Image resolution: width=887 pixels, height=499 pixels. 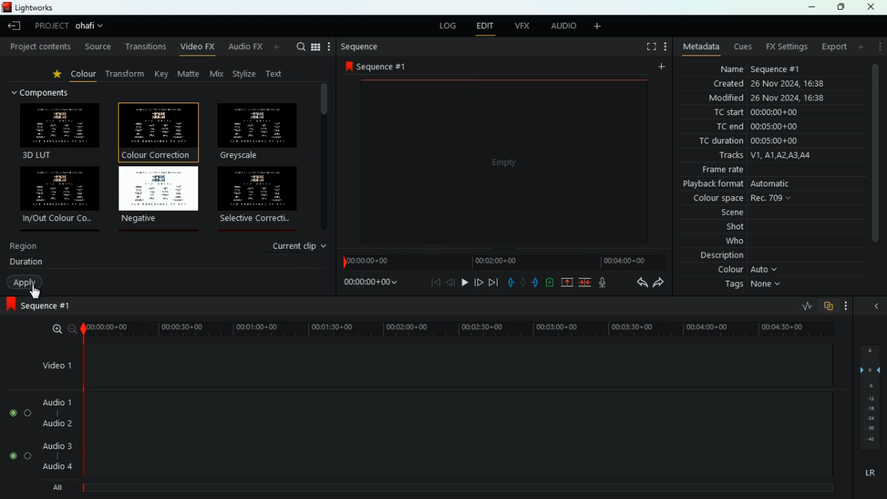 I want to click on end, so click(x=492, y=283).